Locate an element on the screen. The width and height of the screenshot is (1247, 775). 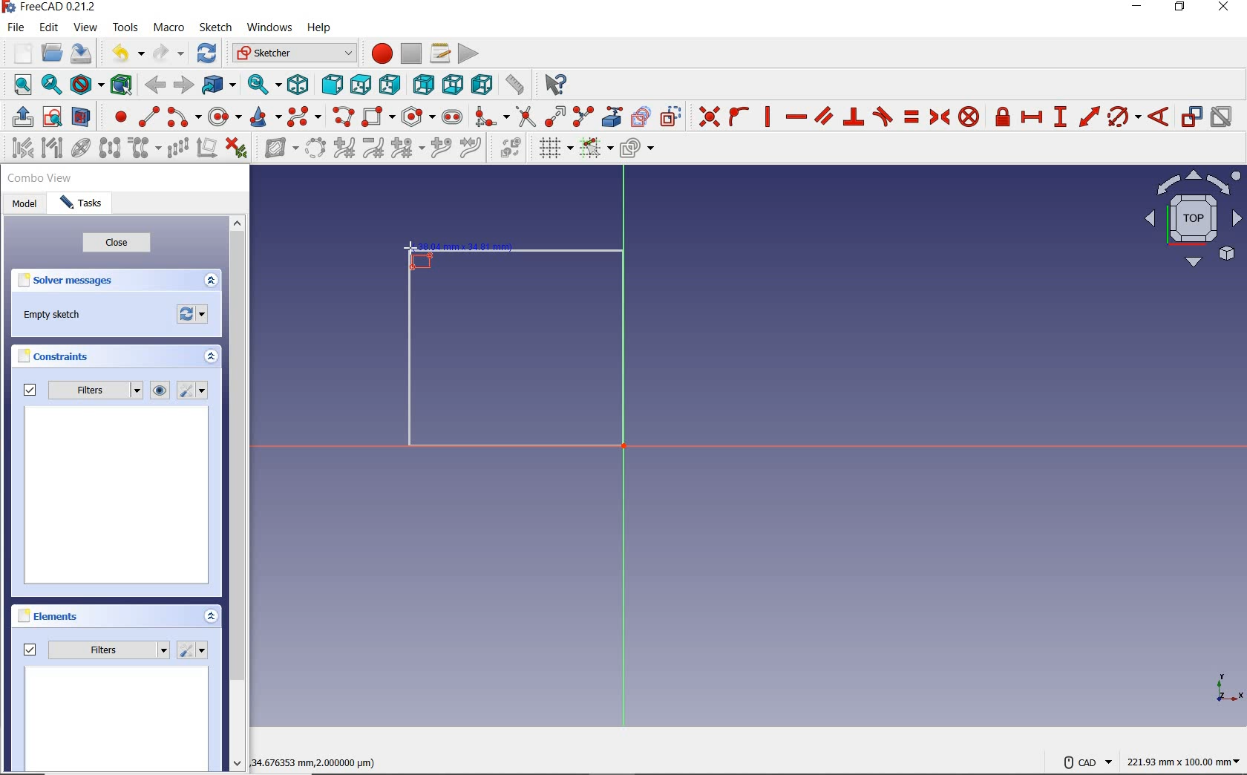
macro recording is located at coordinates (380, 53).